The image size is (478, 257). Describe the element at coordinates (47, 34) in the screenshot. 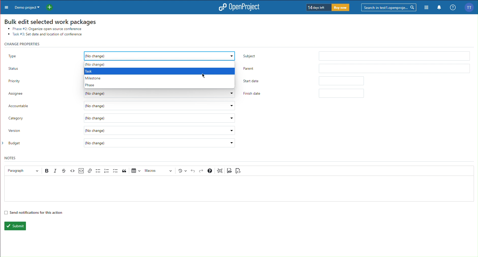

I see ` Task #3: Set date and location of conference` at that location.